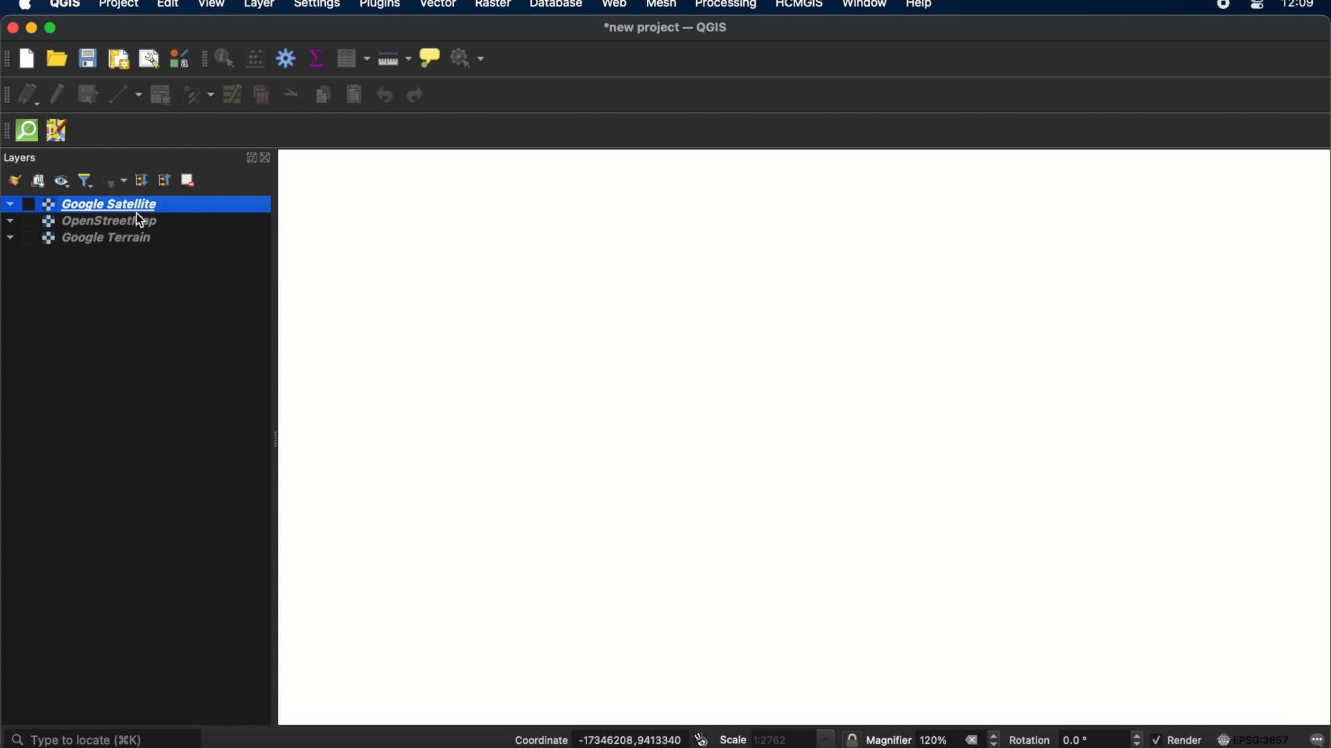  Describe the element at coordinates (971, 740) in the screenshot. I see `close` at that location.